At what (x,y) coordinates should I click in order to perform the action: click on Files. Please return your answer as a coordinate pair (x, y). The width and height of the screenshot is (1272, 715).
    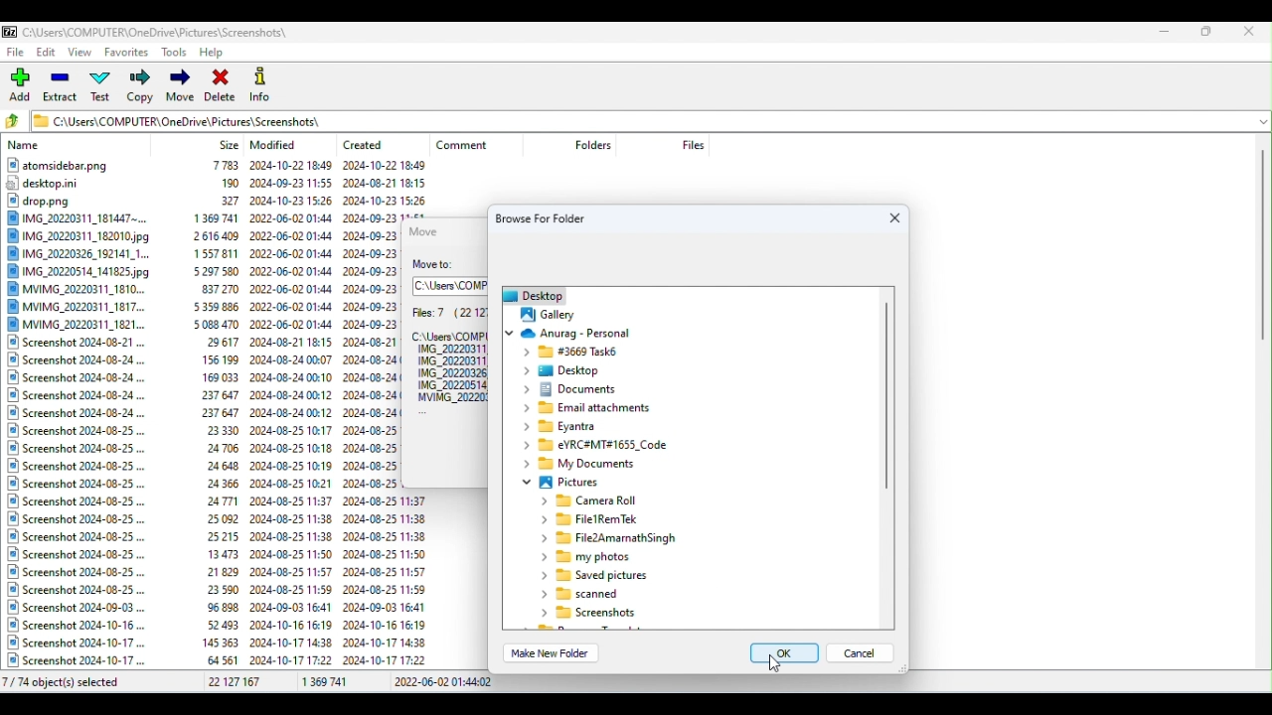
    Looking at the image, I should click on (693, 144).